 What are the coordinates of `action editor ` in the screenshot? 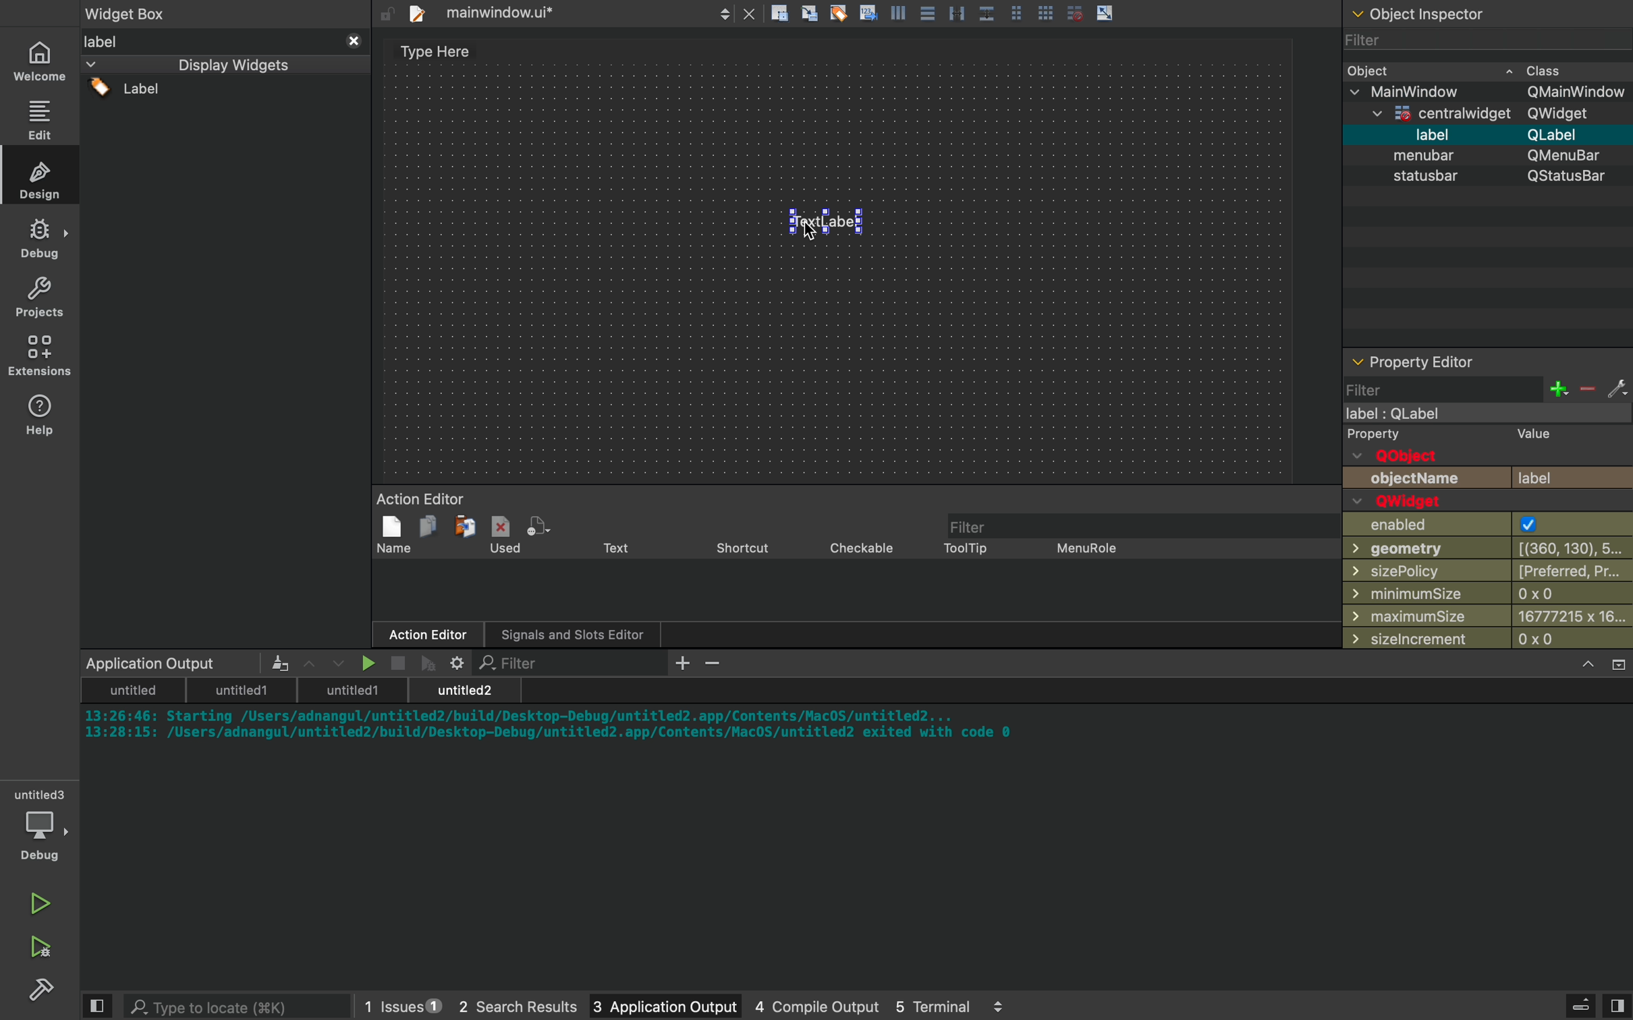 It's located at (851, 571).